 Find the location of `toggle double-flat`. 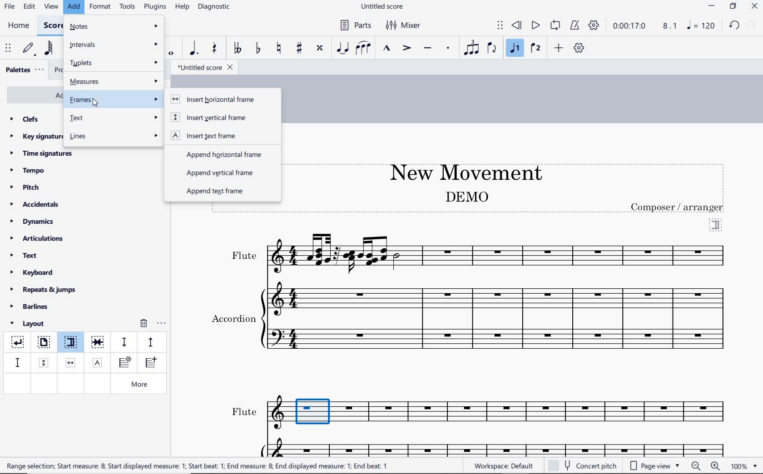

toggle double-flat is located at coordinates (237, 49).